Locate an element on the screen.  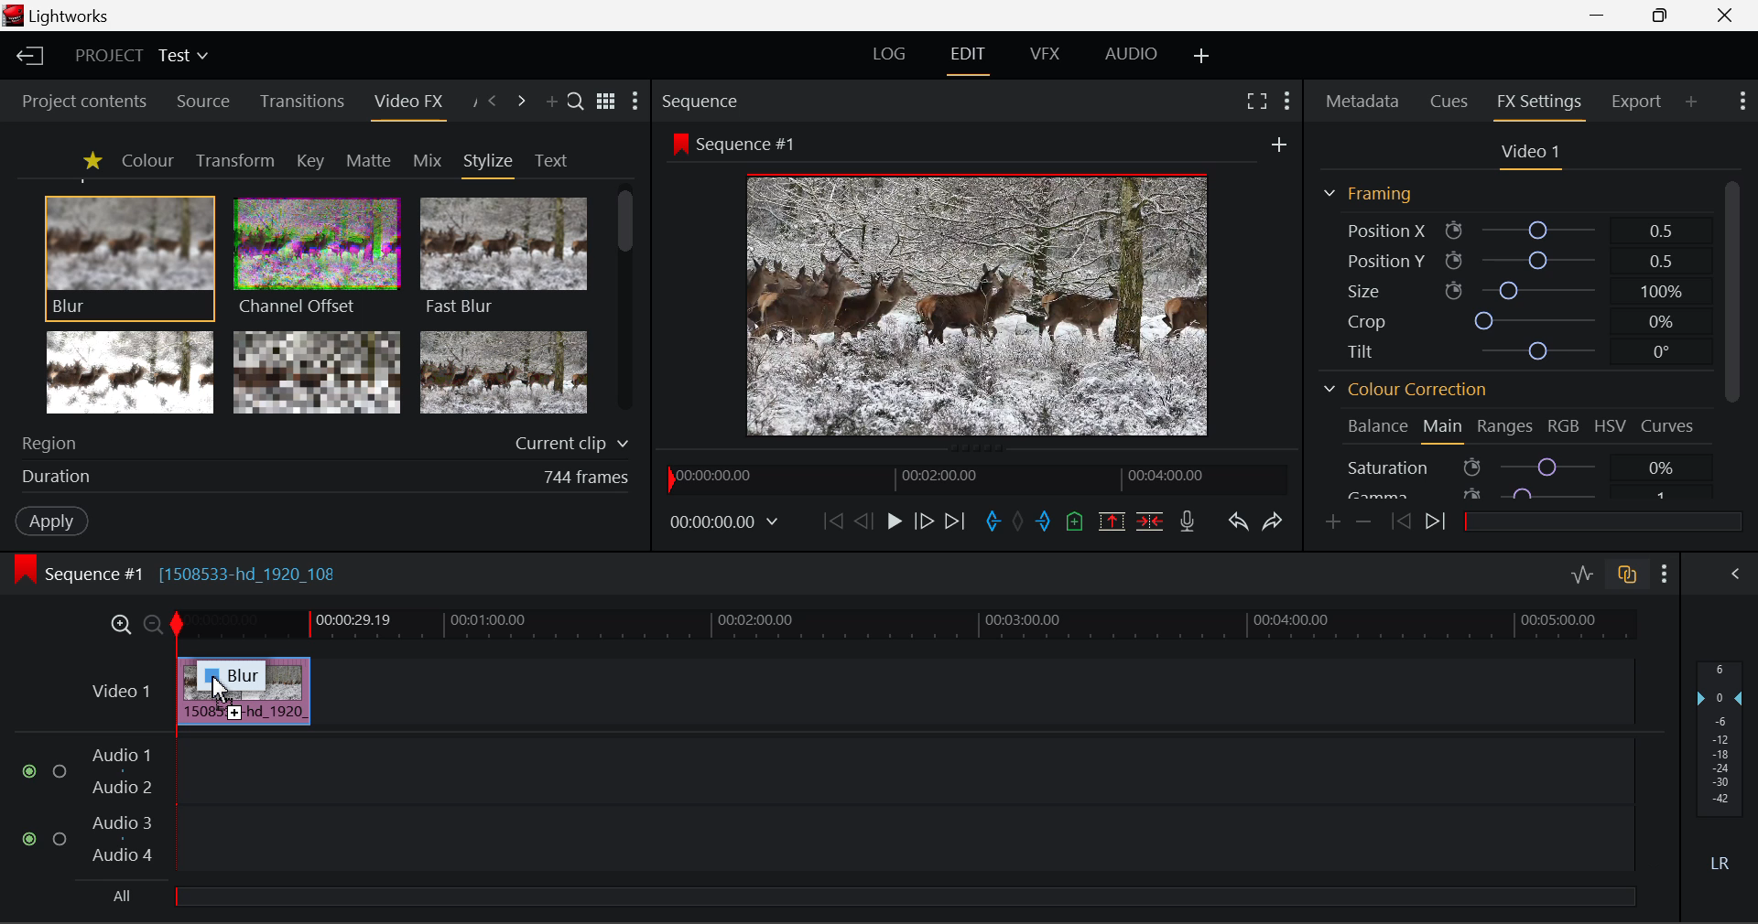
FX Settings Panel Open is located at coordinates (1536, 104).